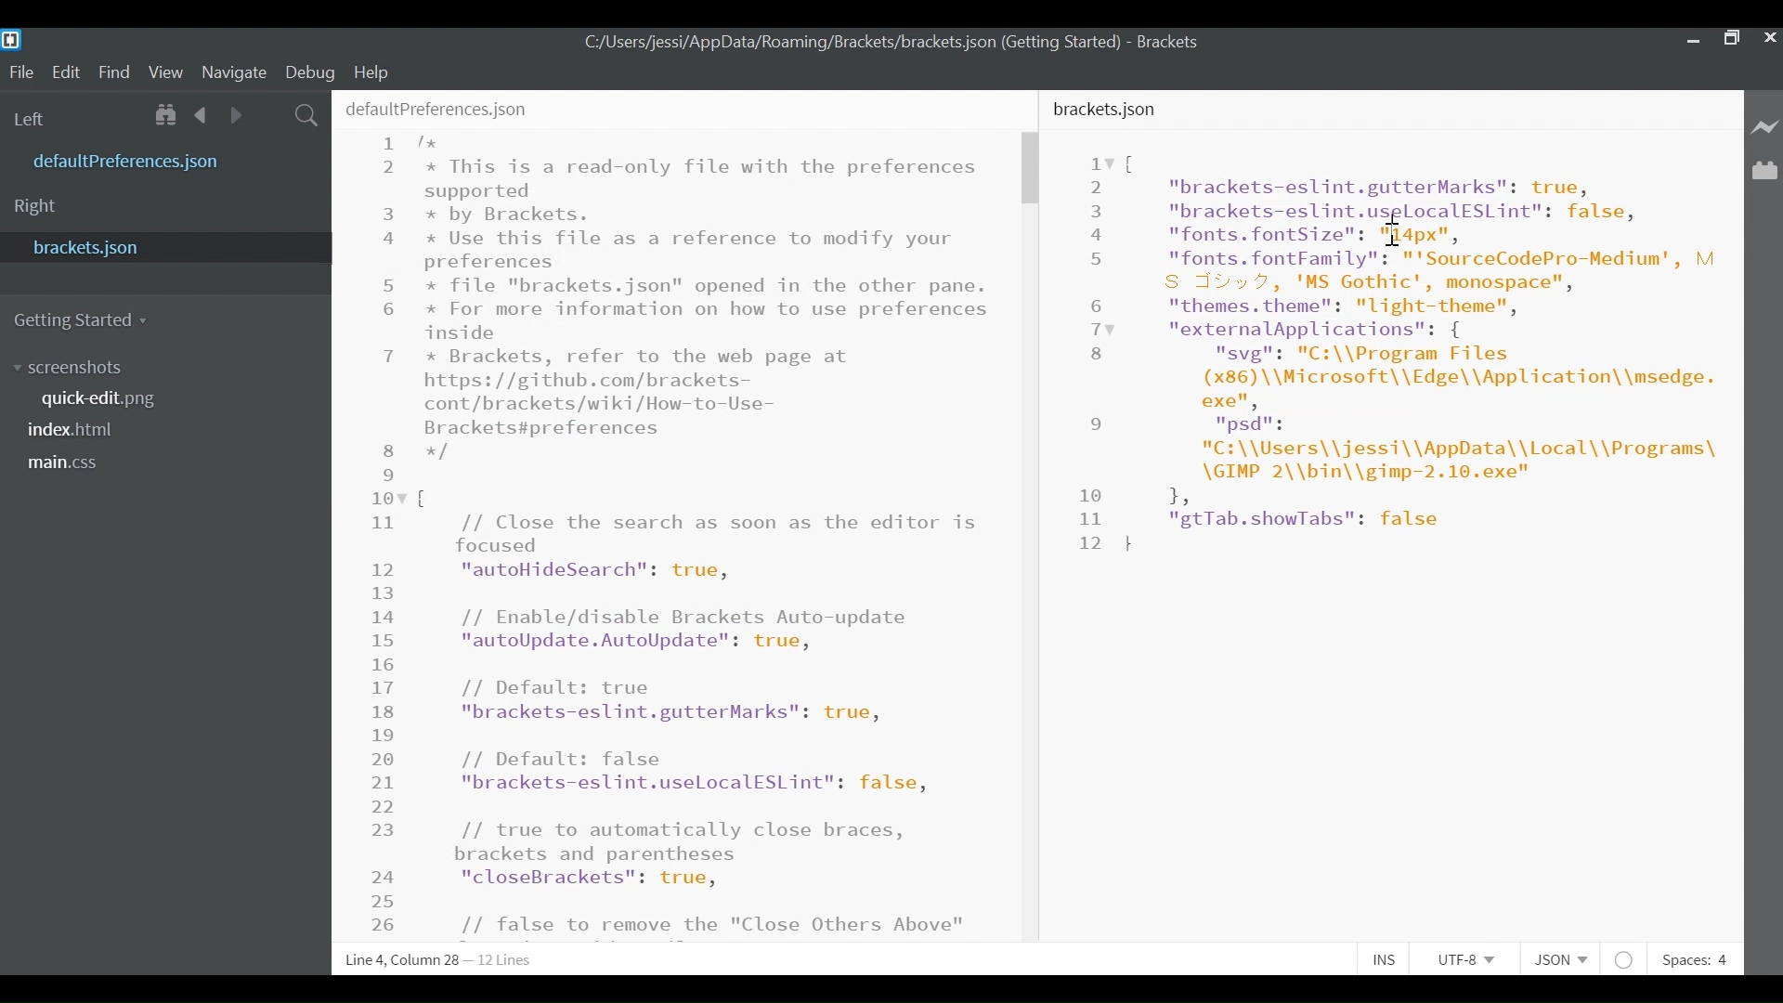 Image resolution: width=1783 pixels, height=1003 pixels. What do you see at coordinates (892, 46) in the screenshot?
I see `C:/Users/jessi/AppData/Roaming/Brackets/brackets.json (Getting Started) - Brackets` at bounding box center [892, 46].